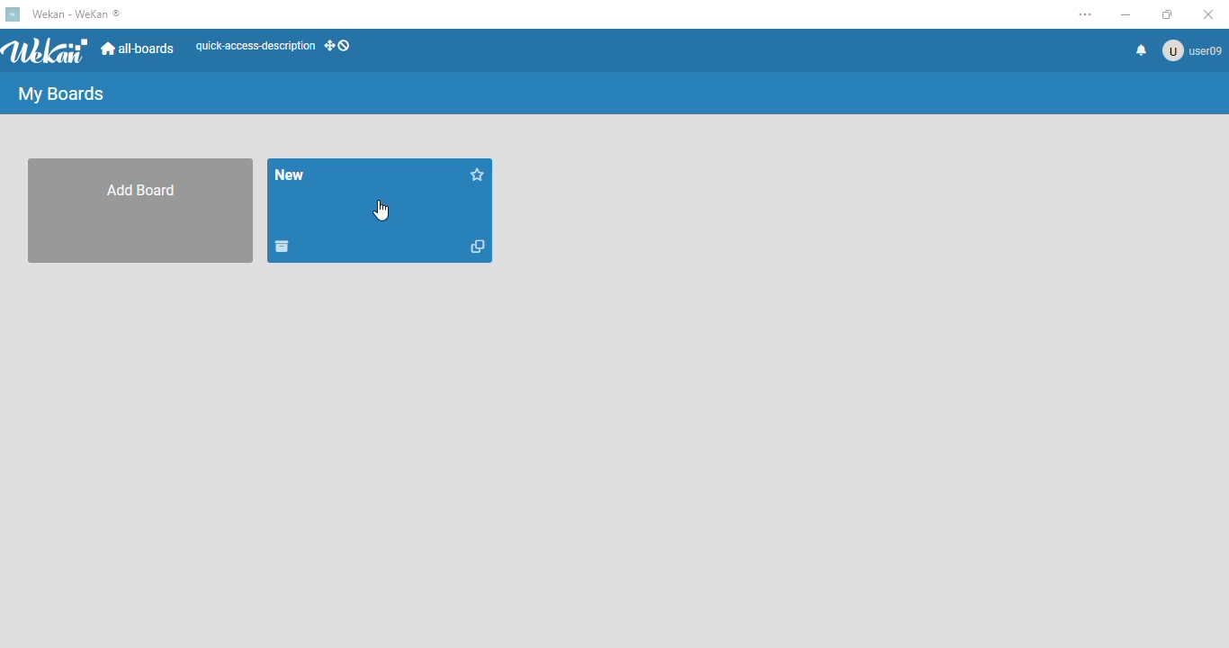 The width and height of the screenshot is (1229, 648). What do you see at coordinates (1086, 14) in the screenshot?
I see `settings and more` at bounding box center [1086, 14].